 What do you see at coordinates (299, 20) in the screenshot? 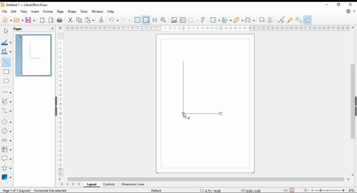
I see `toggle extrusions` at bounding box center [299, 20].